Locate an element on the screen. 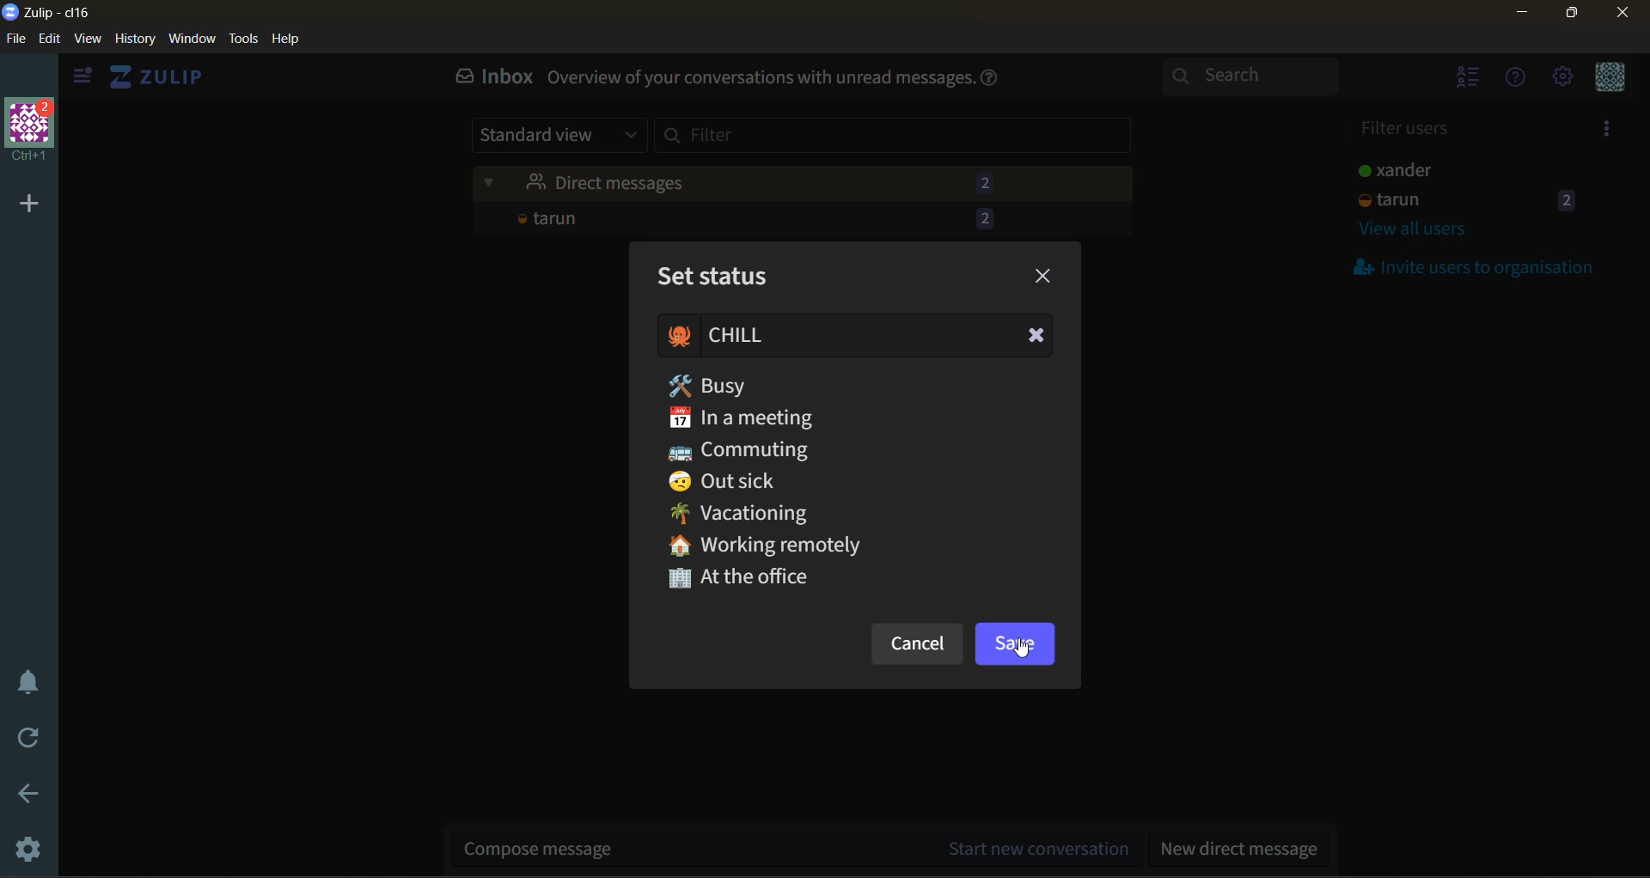 This screenshot has height=878, width=1650. tarun is located at coordinates (792, 218).